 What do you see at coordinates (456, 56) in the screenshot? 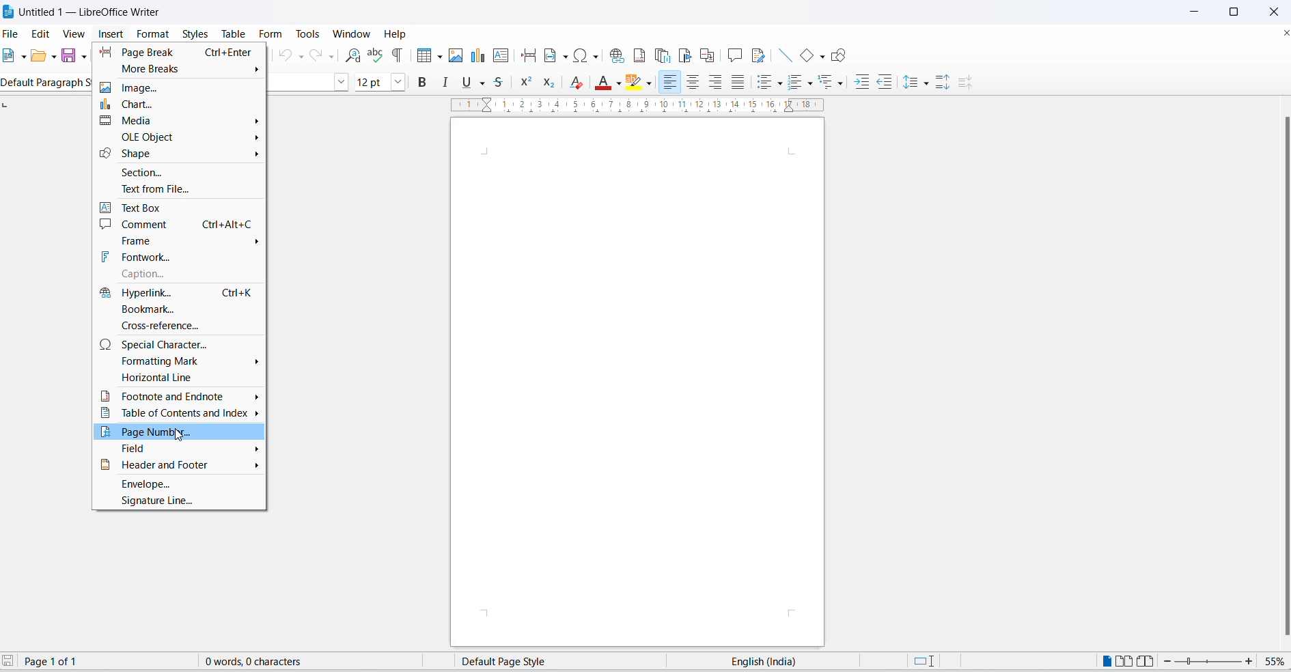
I see `insert images` at bounding box center [456, 56].